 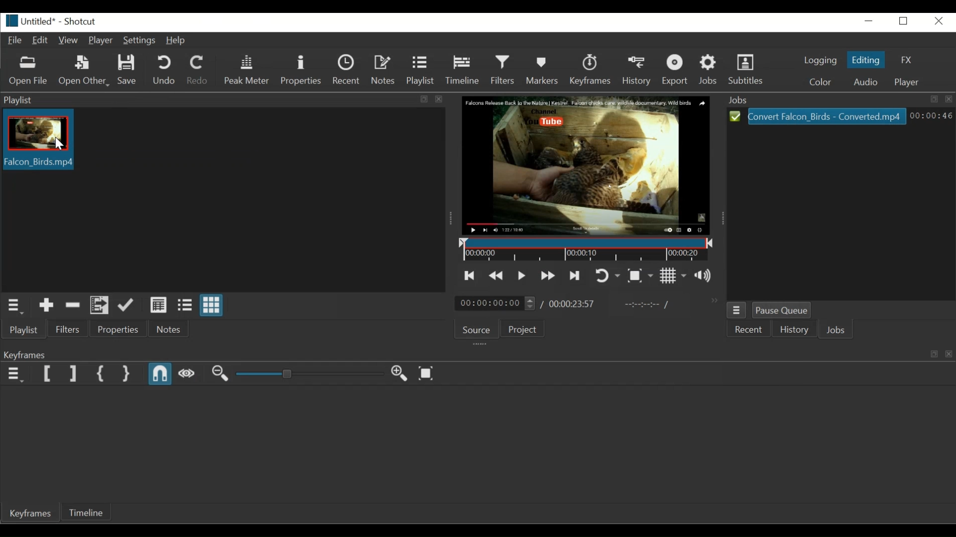 I want to click on Zoom in Keyframe, so click(x=398, y=374).